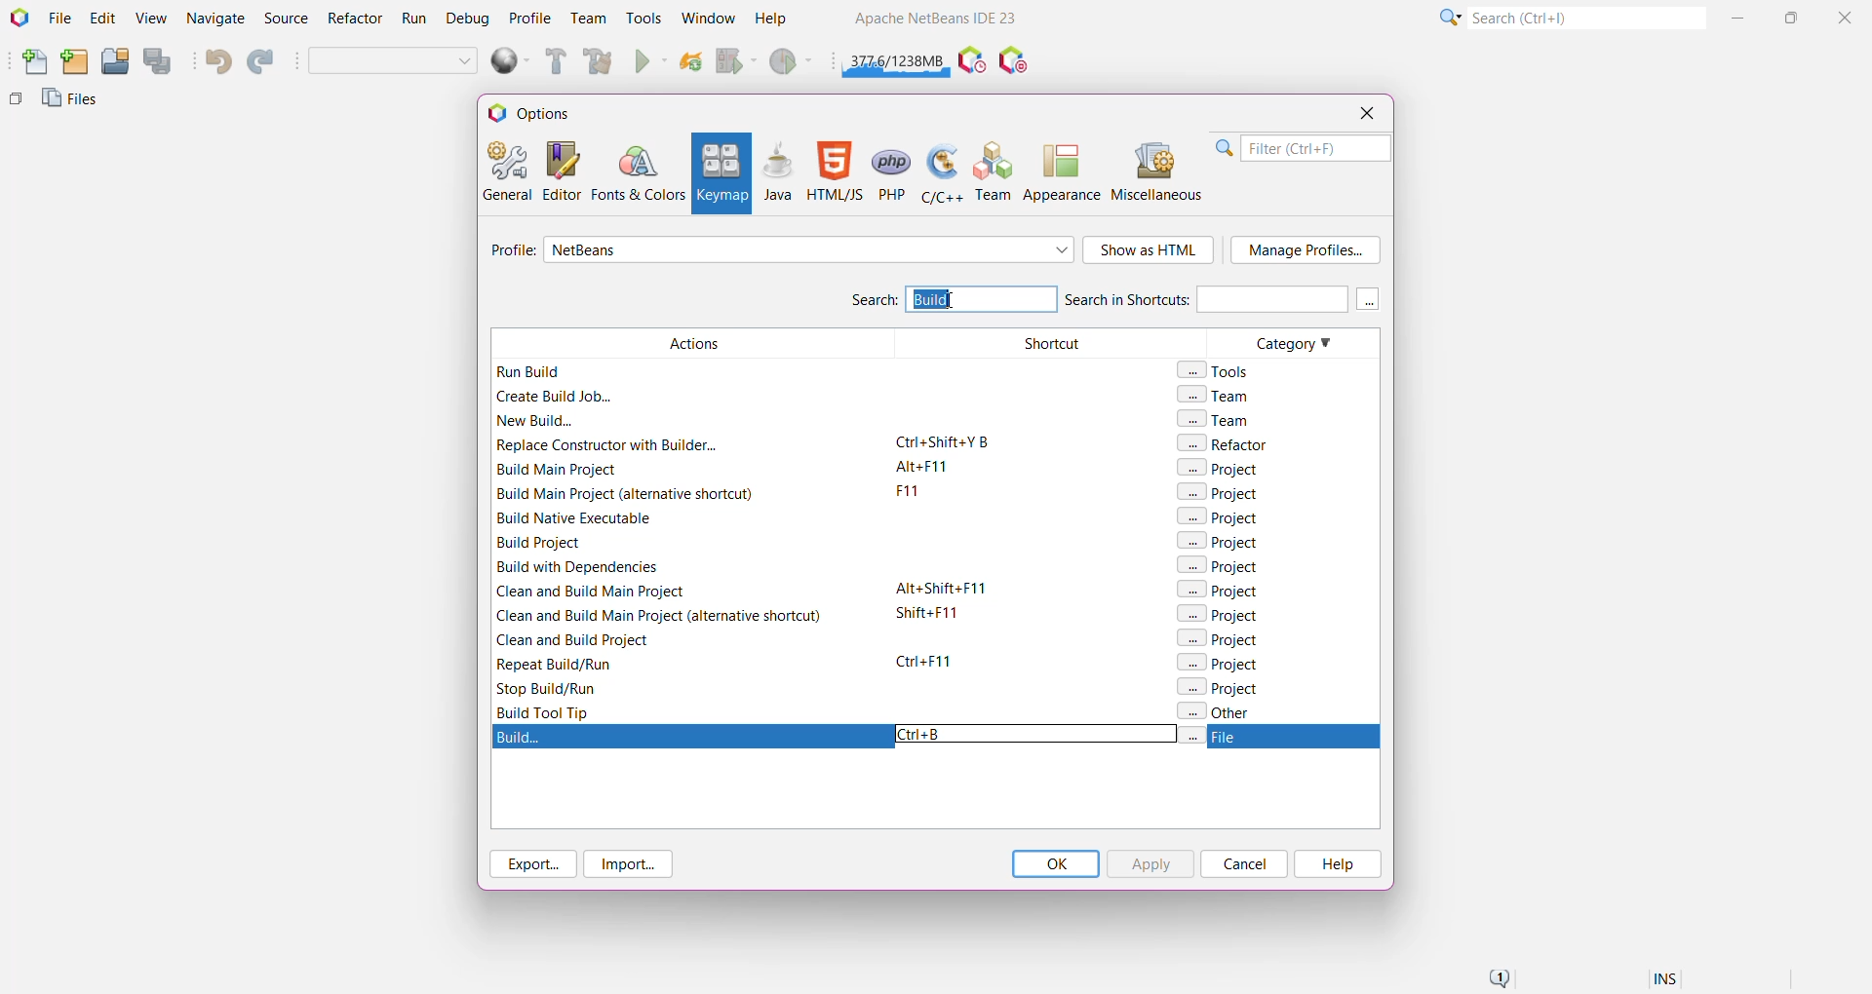 Image resolution: width=1872 pixels, height=994 pixels. I want to click on Manage Profile, so click(1306, 250).